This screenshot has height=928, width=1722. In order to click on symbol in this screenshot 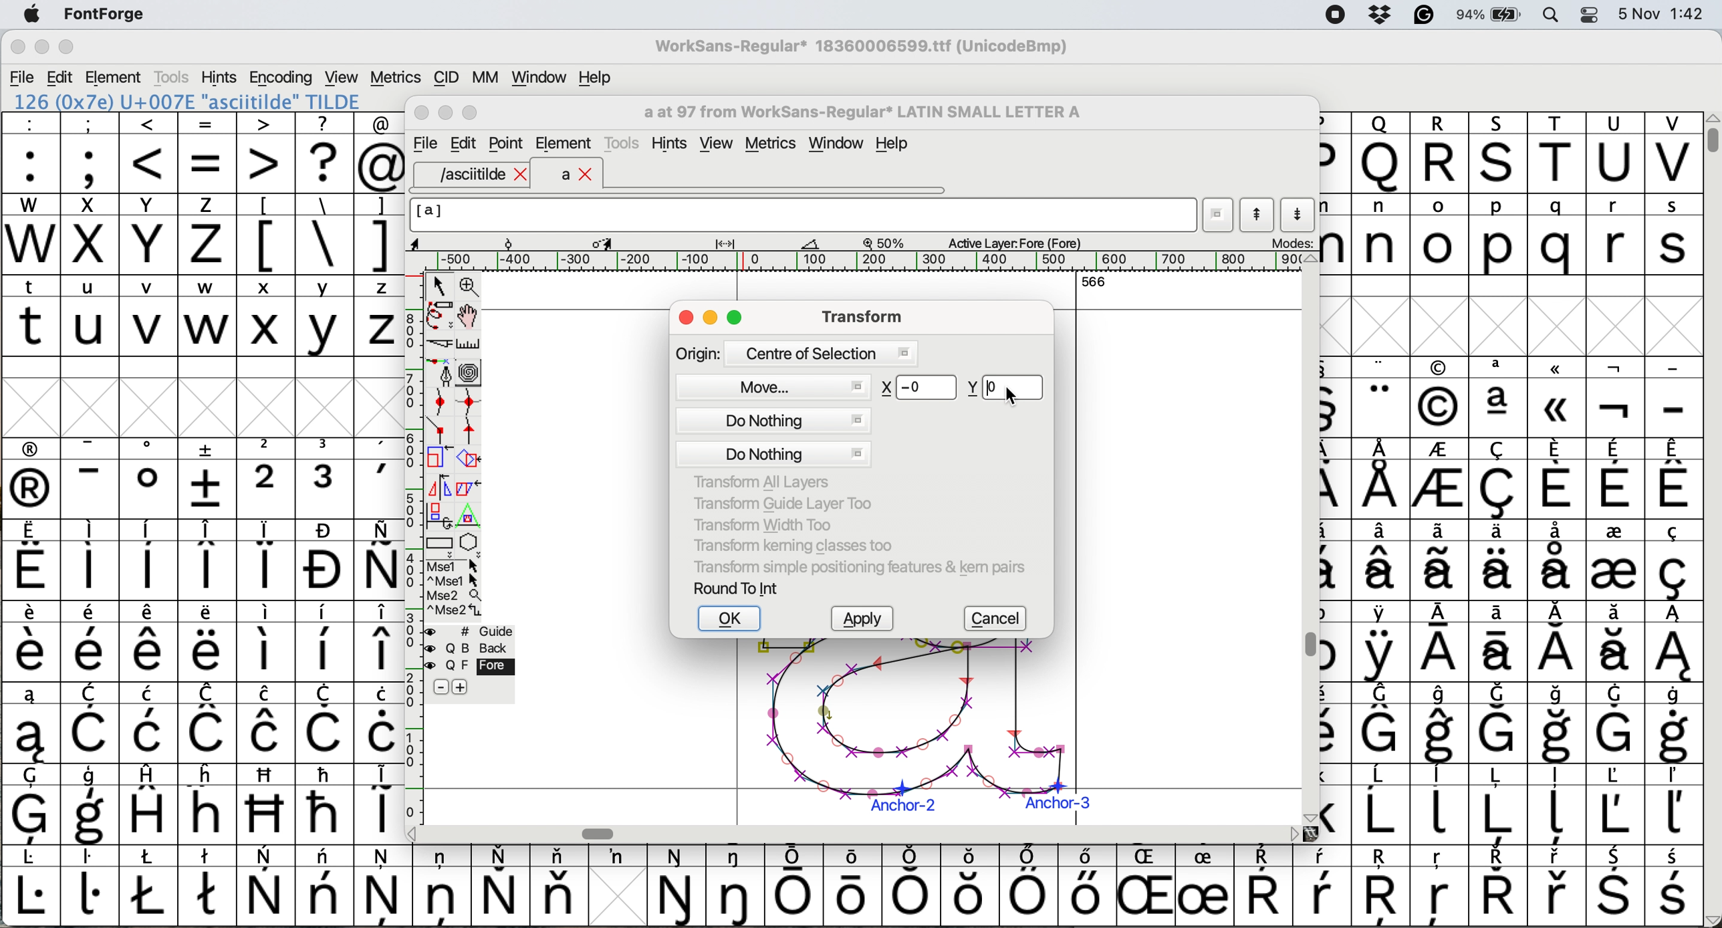, I will do `click(617, 856)`.